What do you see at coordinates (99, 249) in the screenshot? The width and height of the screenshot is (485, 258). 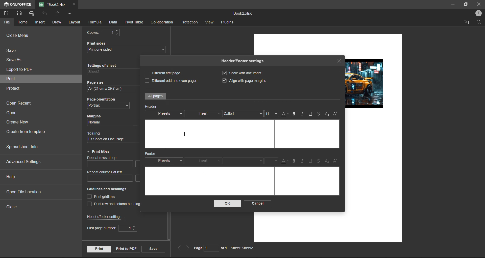 I see `print` at bounding box center [99, 249].